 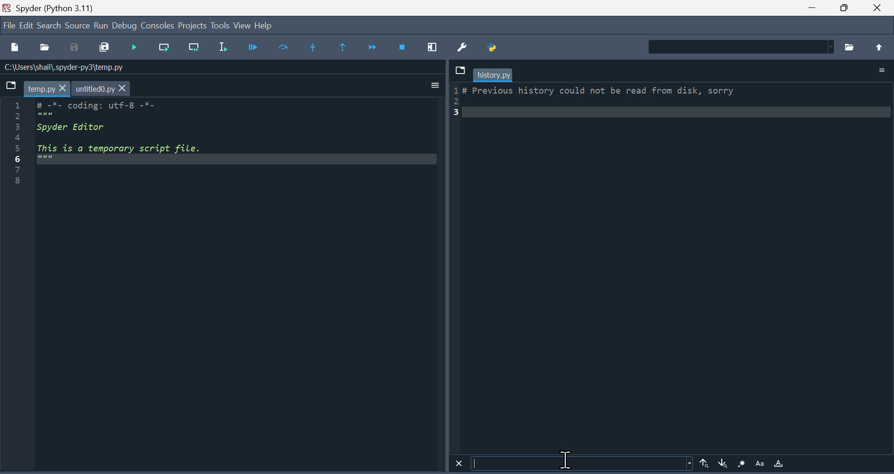 I want to click on Save all, so click(x=107, y=47).